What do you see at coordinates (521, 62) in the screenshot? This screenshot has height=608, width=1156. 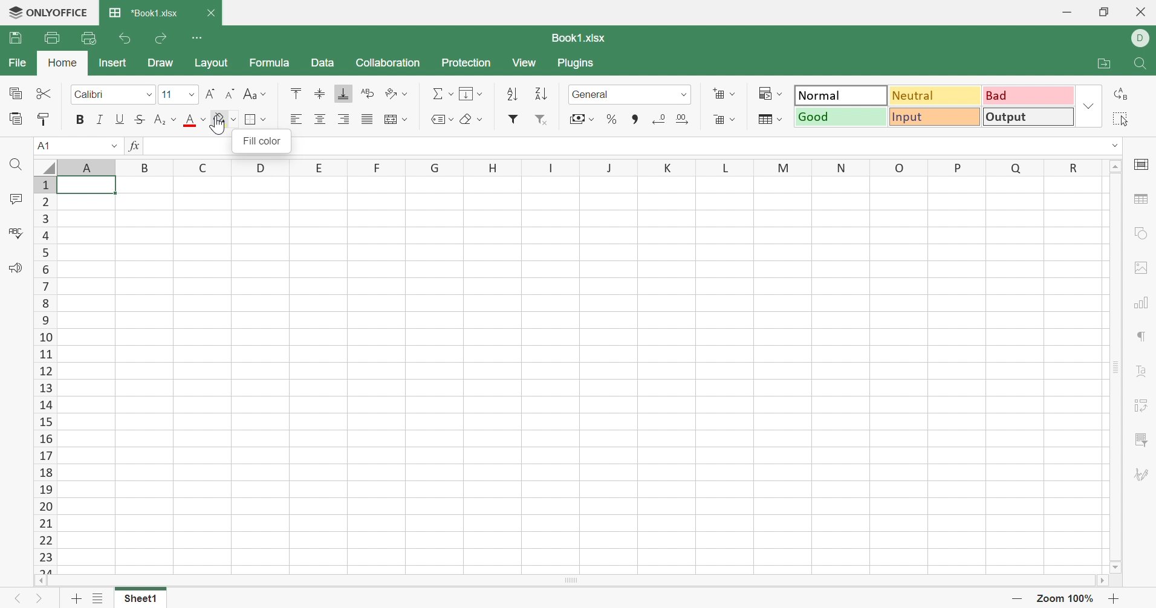 I see `View` at bounding box center [521, 62].